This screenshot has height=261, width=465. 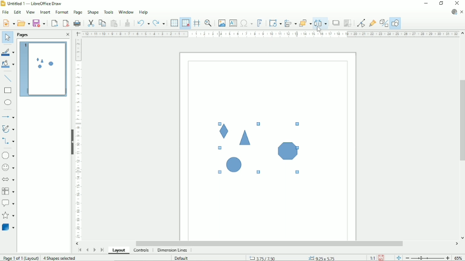 I want to click on Copy, so click(x=102, y=23).